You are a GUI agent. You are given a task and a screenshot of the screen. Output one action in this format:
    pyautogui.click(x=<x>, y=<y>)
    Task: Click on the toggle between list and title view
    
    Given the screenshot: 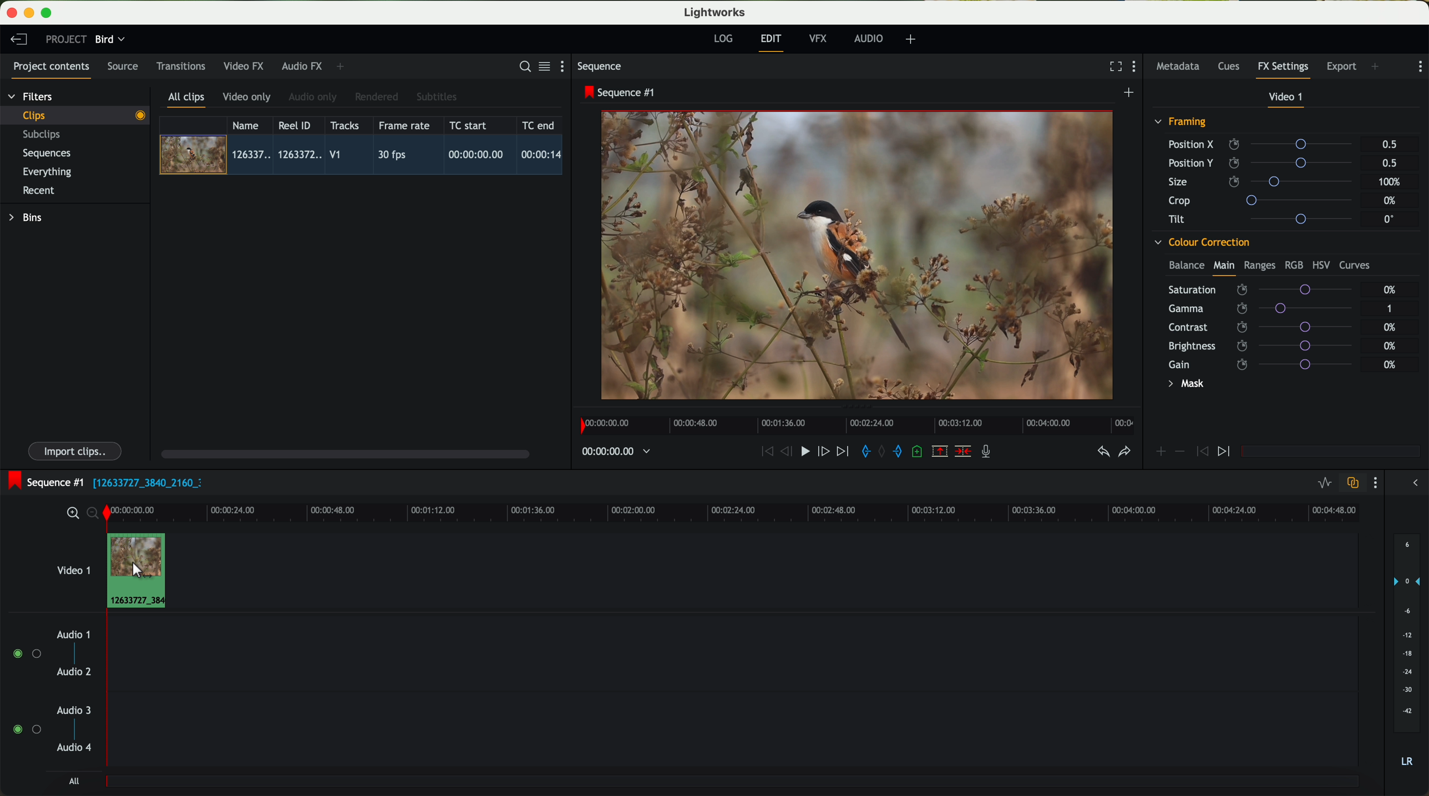 What is the action you would take?
    pyautogui.click(x=543, y=66)
    